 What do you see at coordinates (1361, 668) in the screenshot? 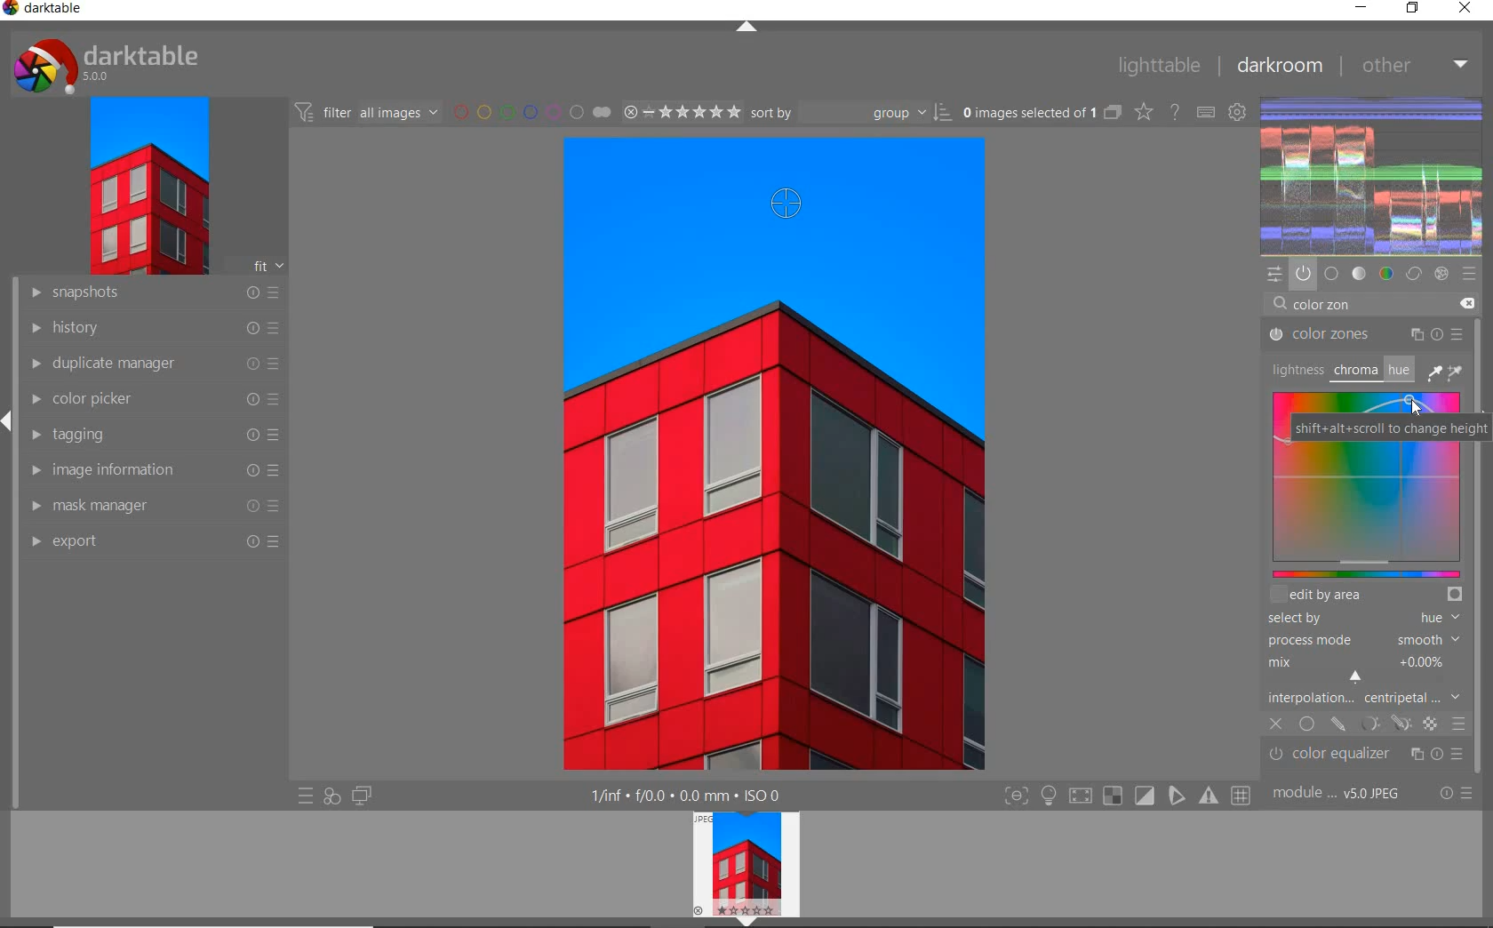
I see `MIX` at bounding box center [1361, 668].